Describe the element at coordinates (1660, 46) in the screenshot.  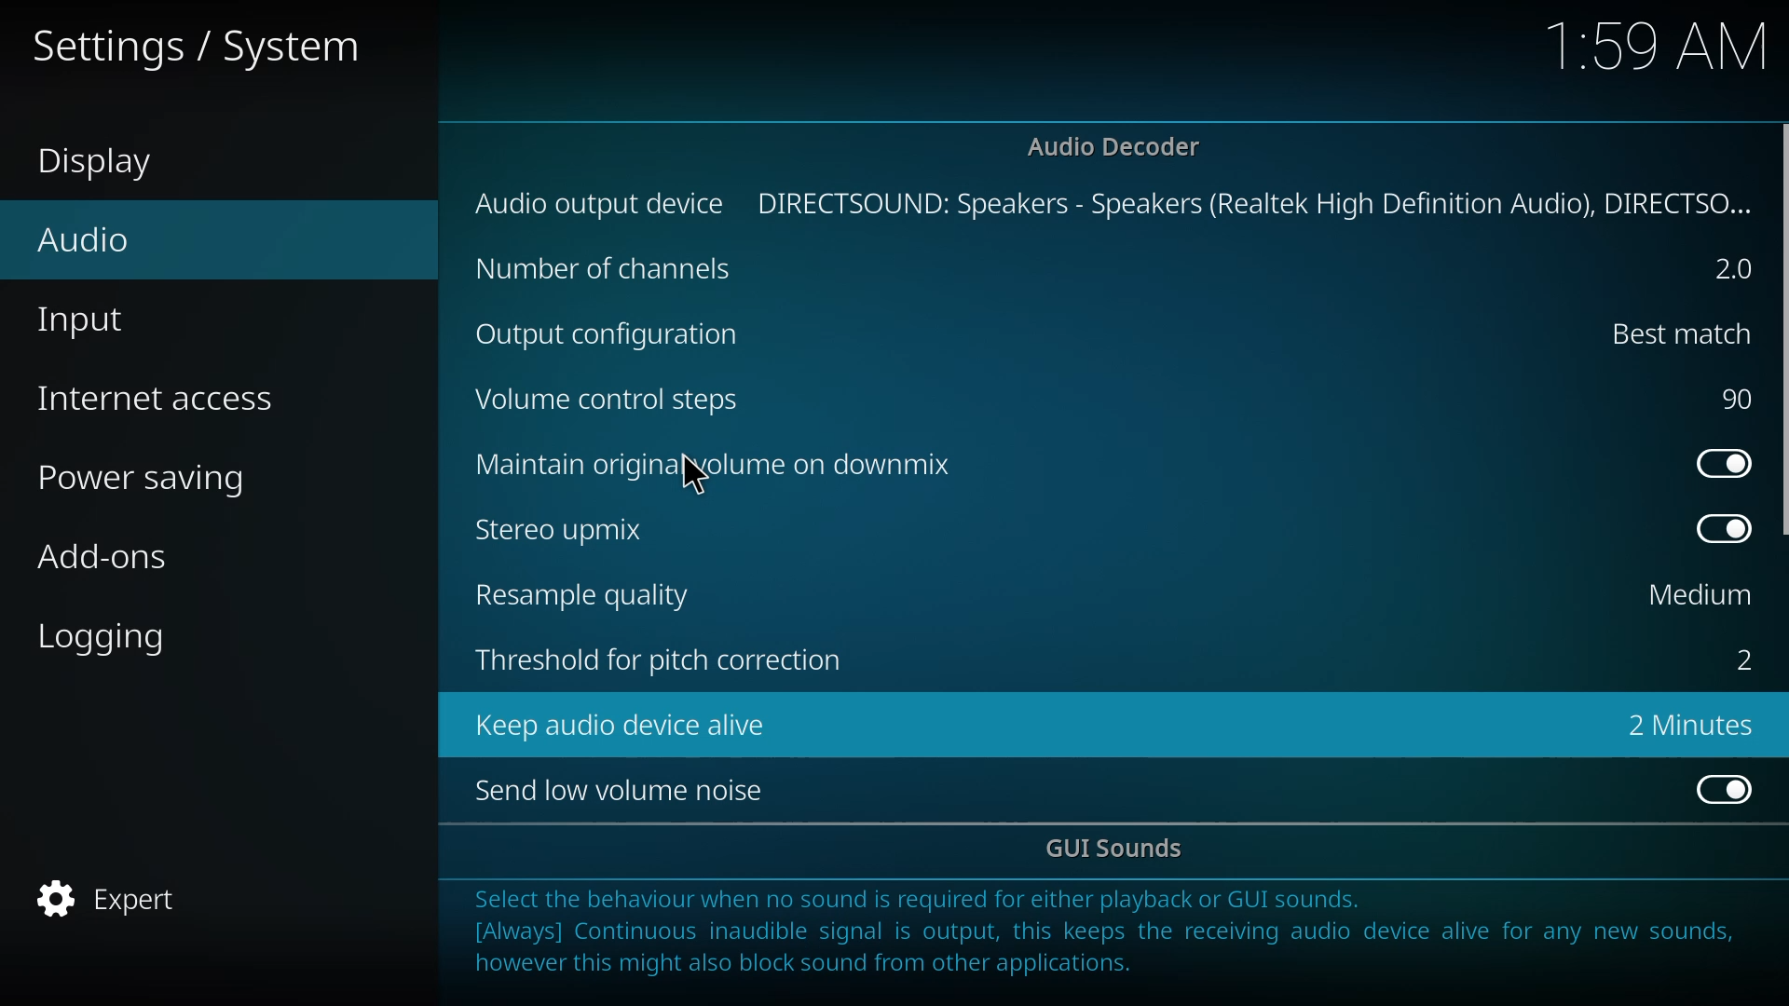
I see `time` at that location.